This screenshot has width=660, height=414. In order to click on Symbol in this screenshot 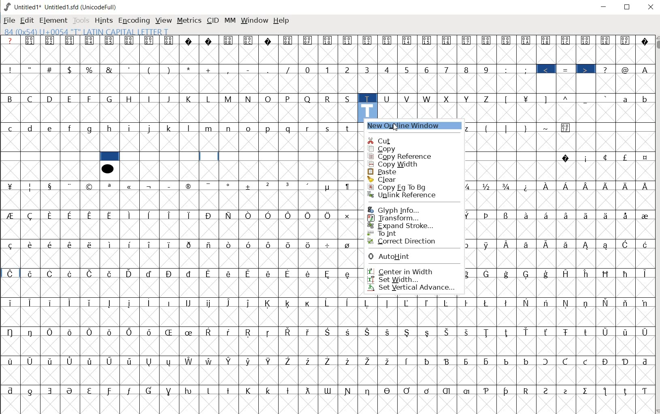, I will do `click(507, 361)`.